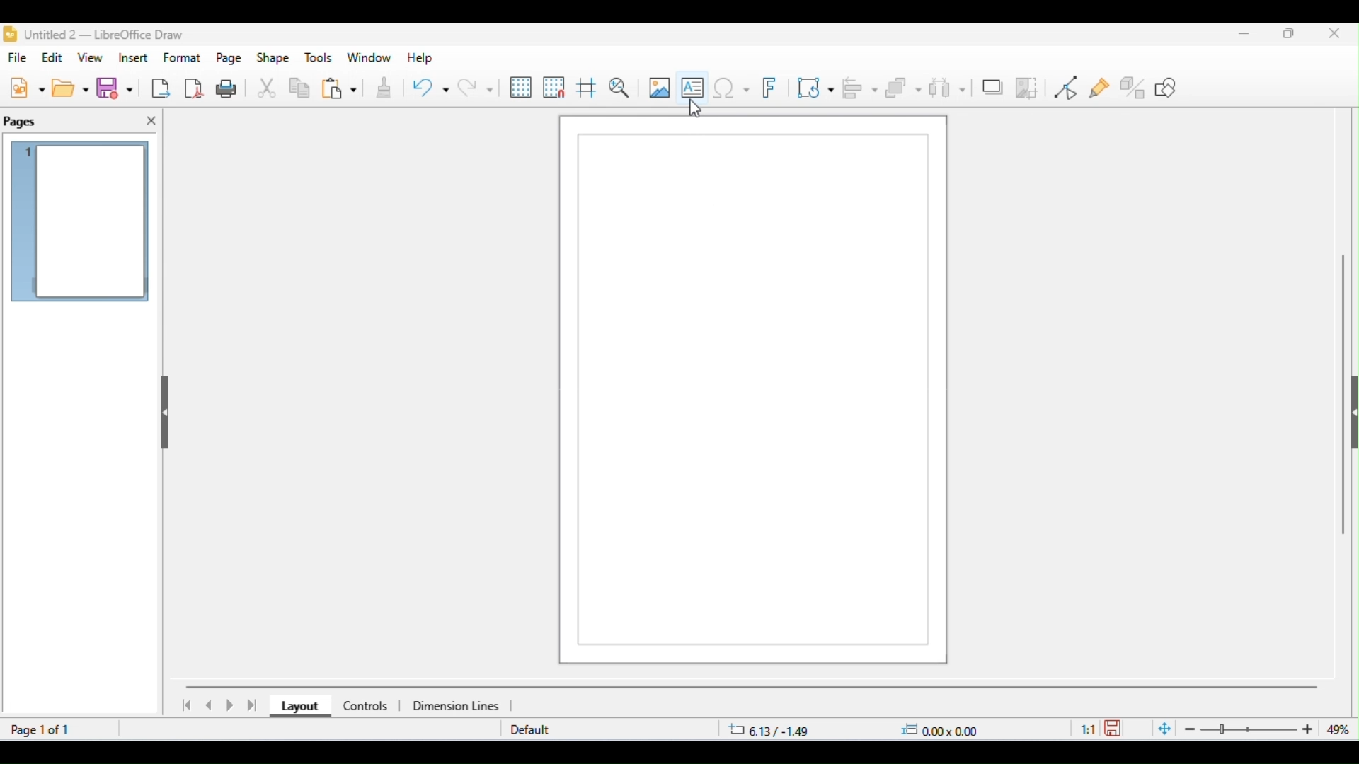 This screenshot has height=764, width=1359. I want to click on open, so click(72, 88).